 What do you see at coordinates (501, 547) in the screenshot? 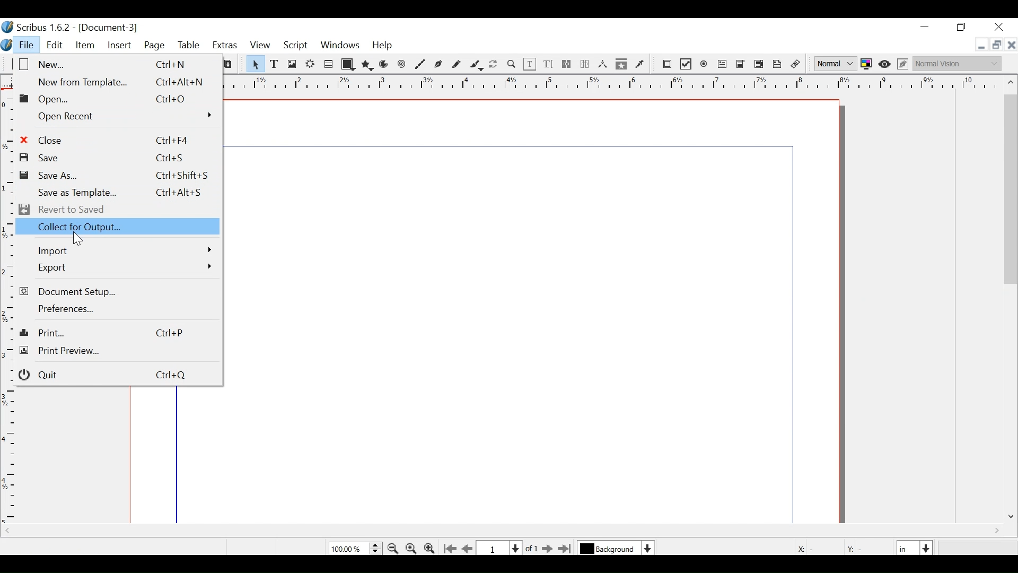
I see `Current Page` at bounding box center [501, 547].